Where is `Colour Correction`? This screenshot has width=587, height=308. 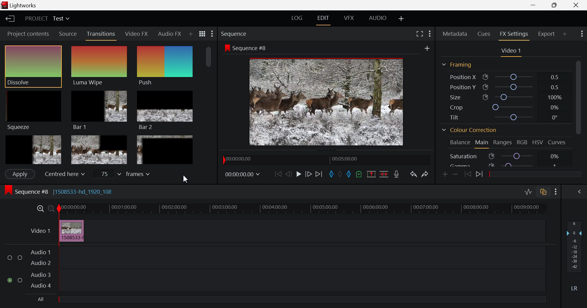 Colour Correction is located at coordinates (471, 131).